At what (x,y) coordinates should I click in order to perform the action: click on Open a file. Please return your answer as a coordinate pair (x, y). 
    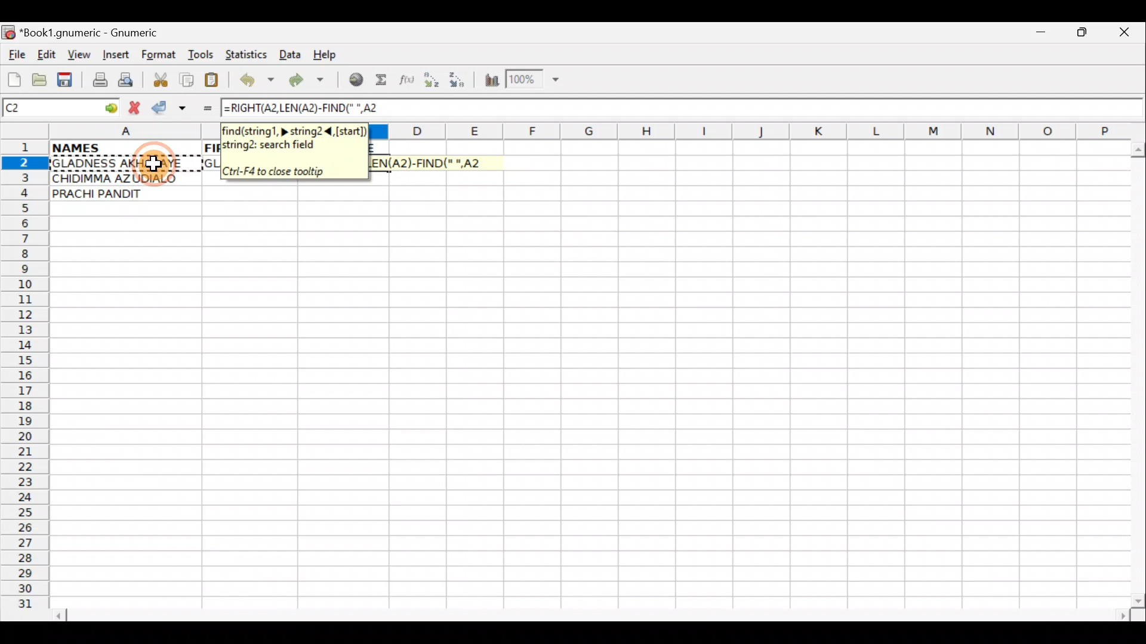
    Looking at the image, I should click on (42, 78).